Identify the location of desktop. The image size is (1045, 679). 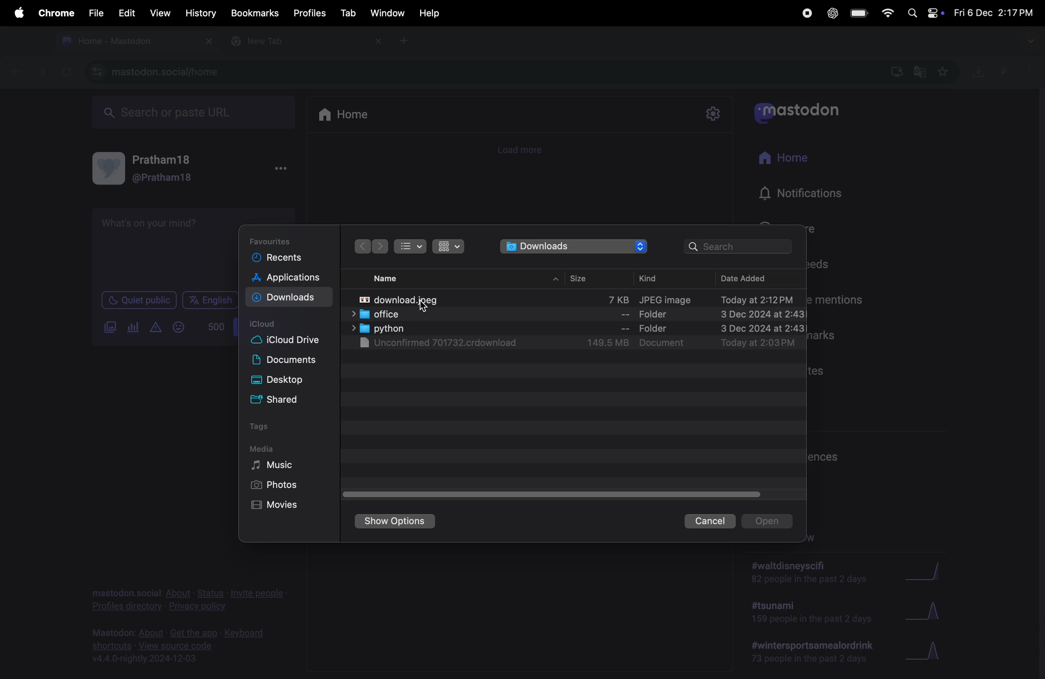
(281, 380).